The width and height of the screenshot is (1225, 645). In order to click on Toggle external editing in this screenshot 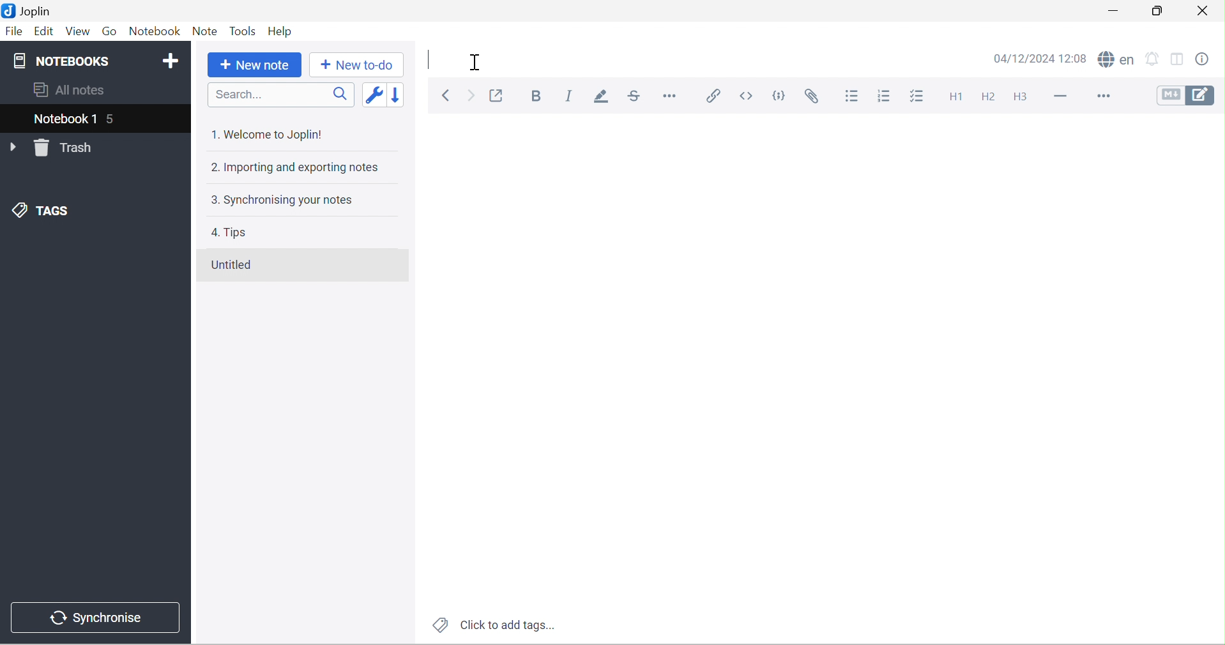, I will do `click(498, 95)`.